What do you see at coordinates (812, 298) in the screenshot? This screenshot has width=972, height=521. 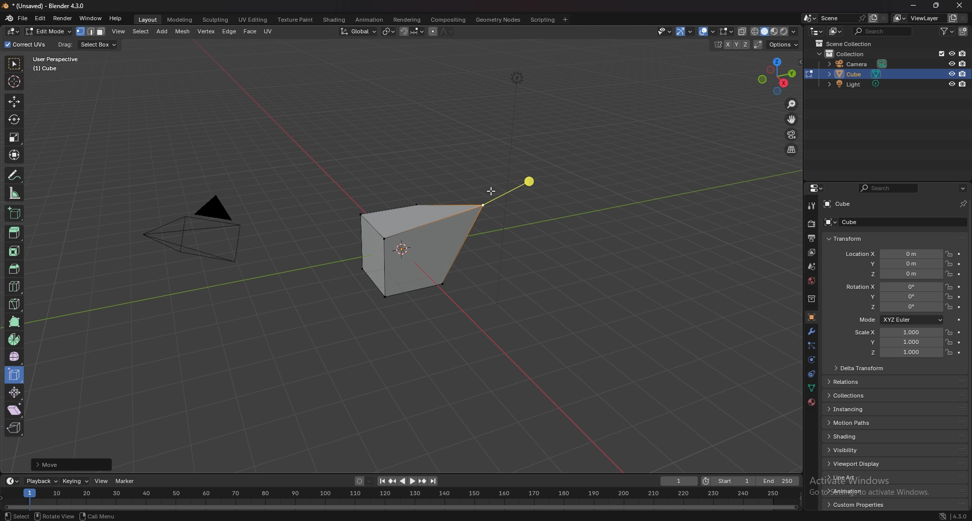 I see `collection` at bounding box center [812, 298].